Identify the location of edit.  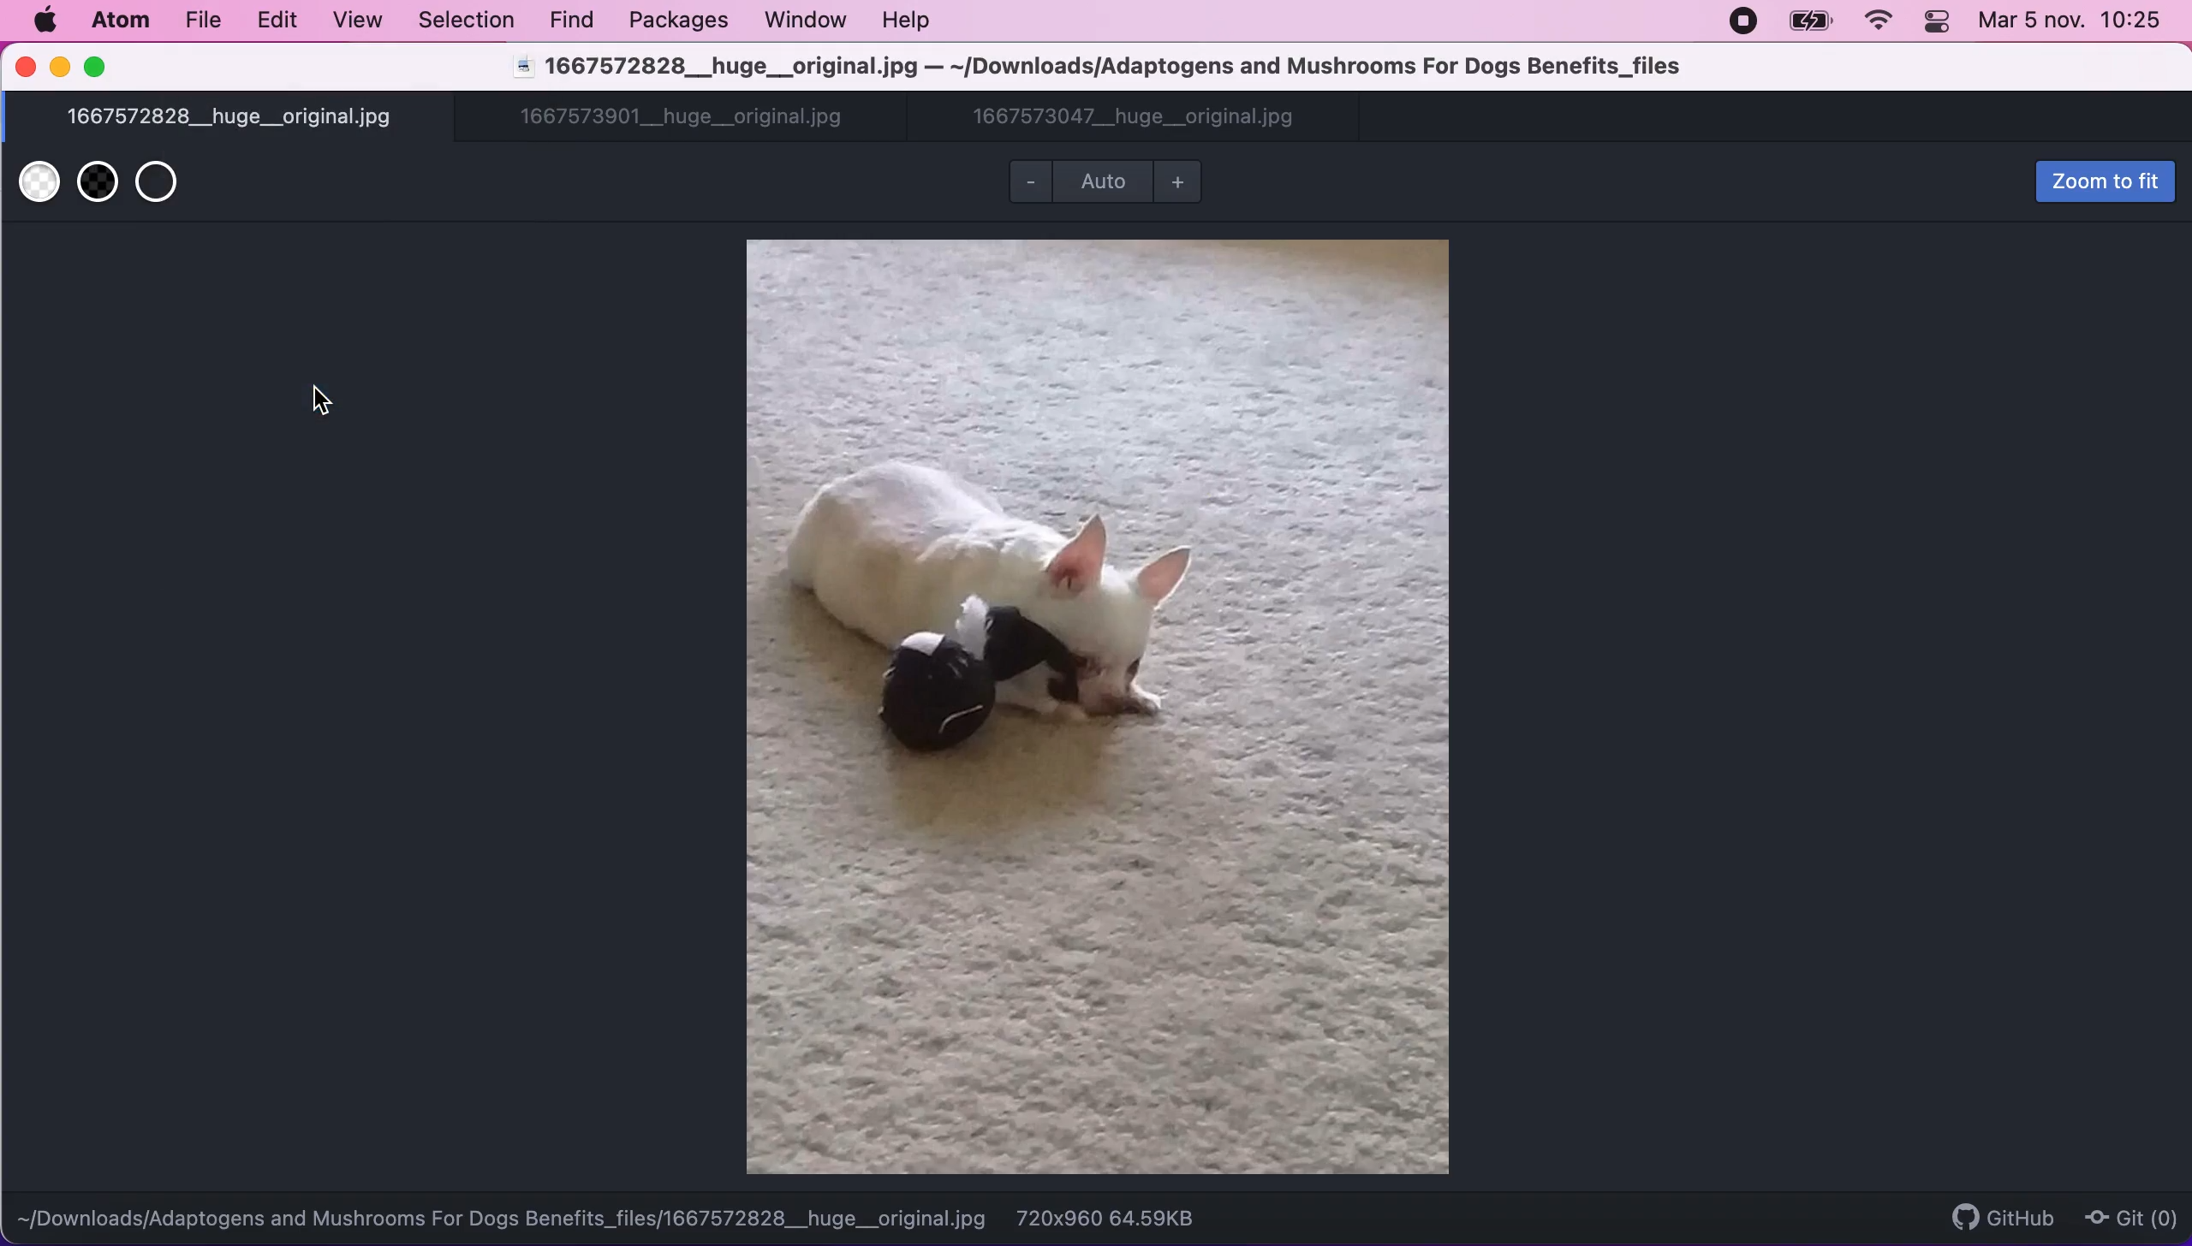
(278, 21).